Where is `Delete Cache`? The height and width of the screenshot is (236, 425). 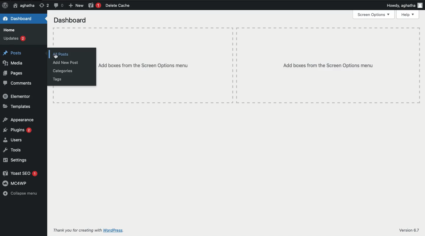 Delete Cache is located at coordinates (118, 5).